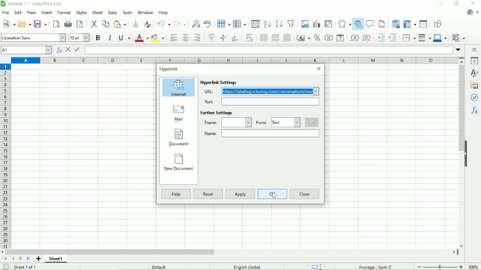 This screenshot has width=481, height=270. I want to click on Hide, so click(466, 155).